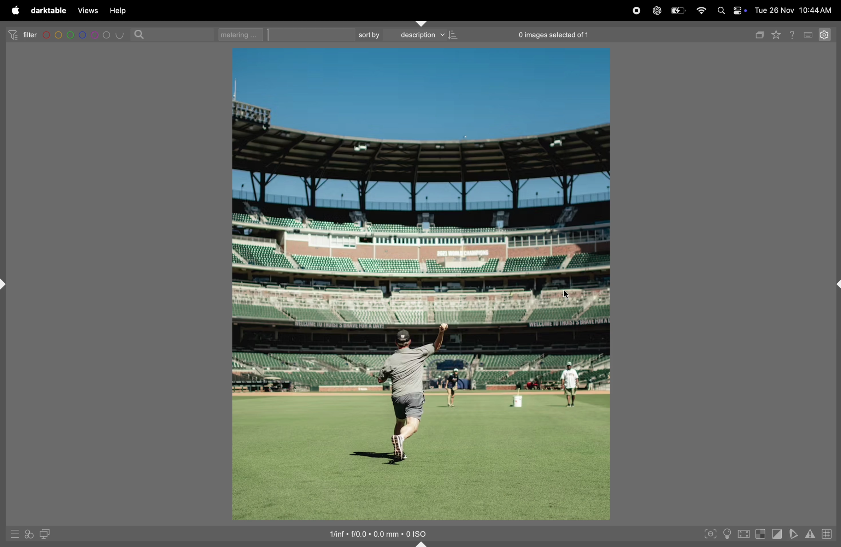  What do you see at coordinates (739, 12) in the screenshot?
I see `apple widgets` at bounding box center [739, 12].